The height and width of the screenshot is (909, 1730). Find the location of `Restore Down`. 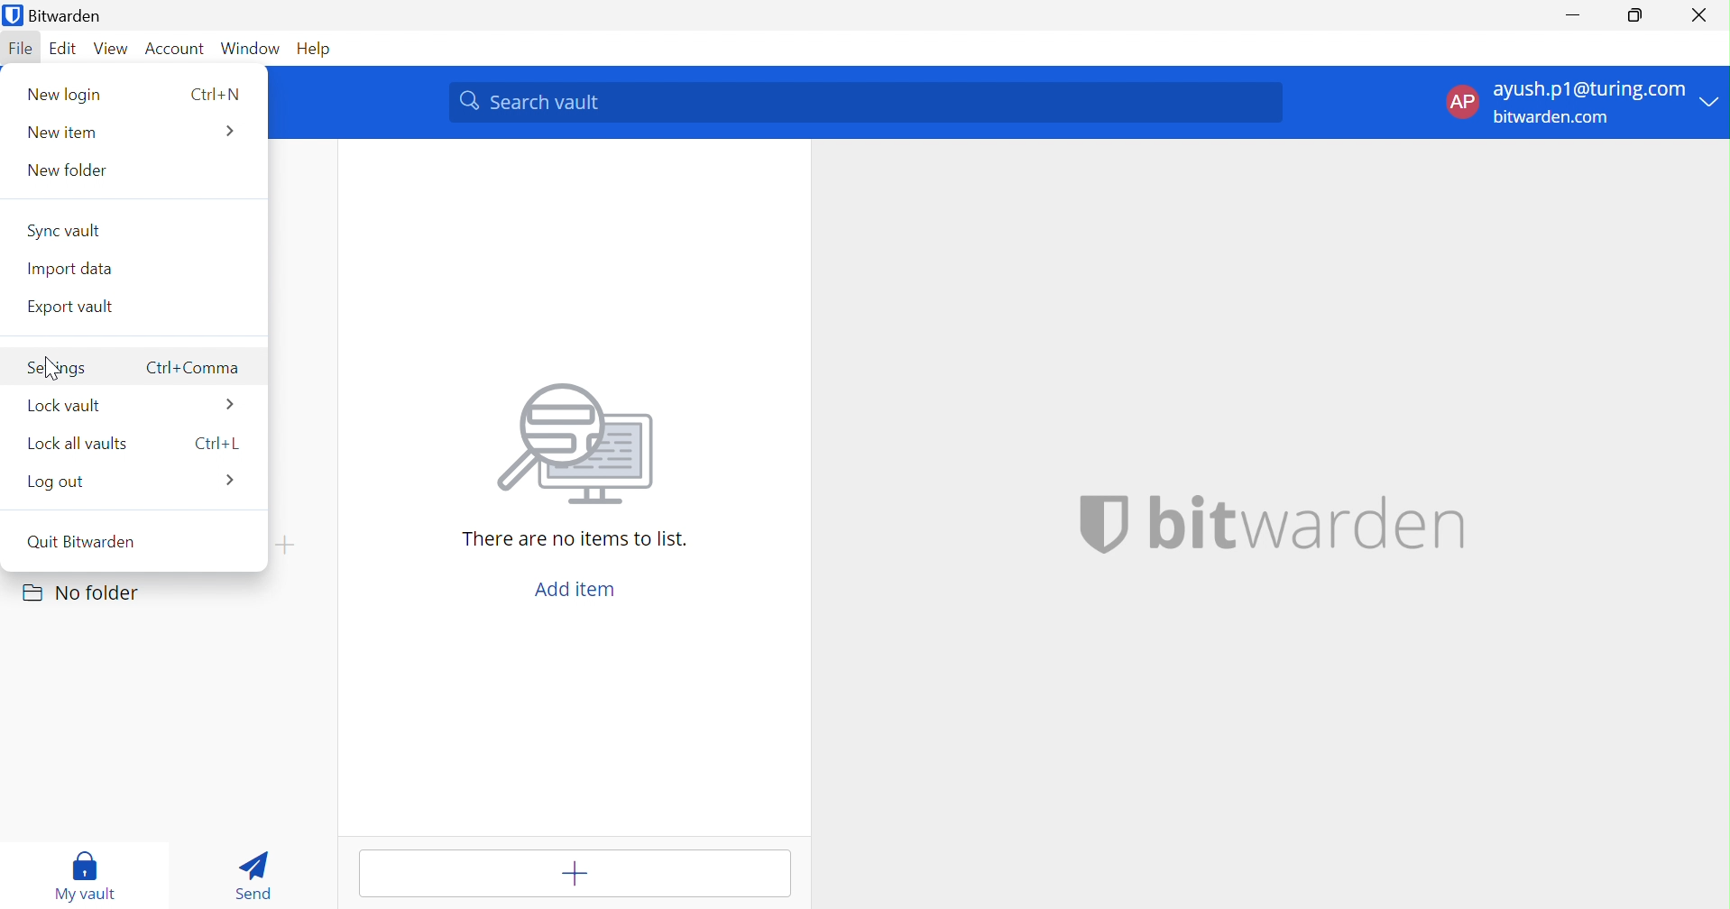

Restore Down is located at coordinates (1635, 16).